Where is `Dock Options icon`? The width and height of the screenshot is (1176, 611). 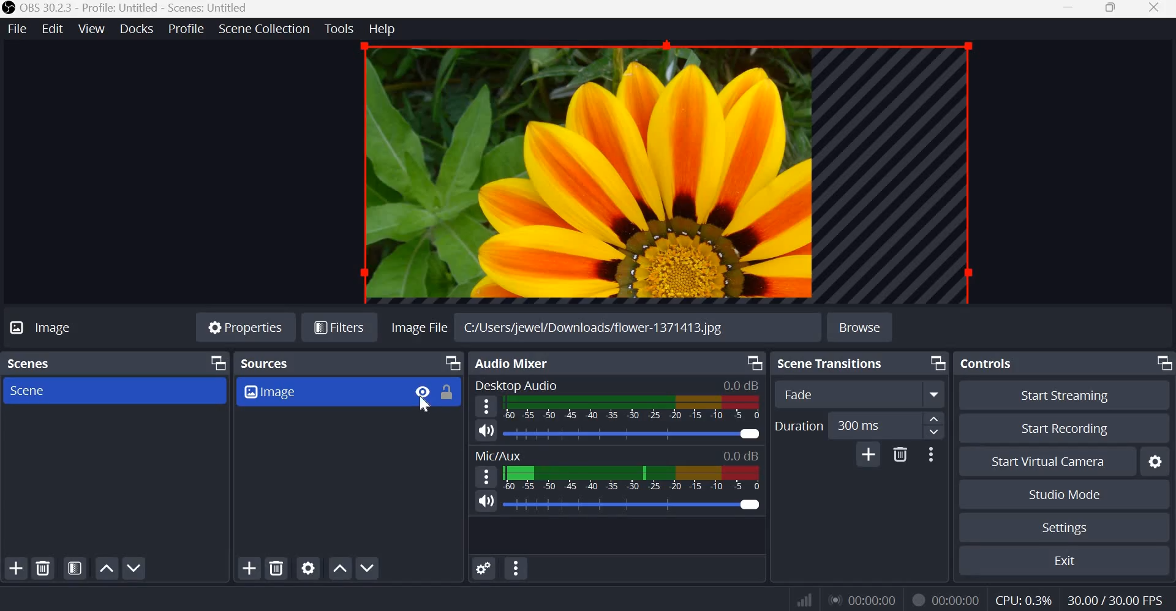
Dock Options icon is located at coordinates (938, 362).